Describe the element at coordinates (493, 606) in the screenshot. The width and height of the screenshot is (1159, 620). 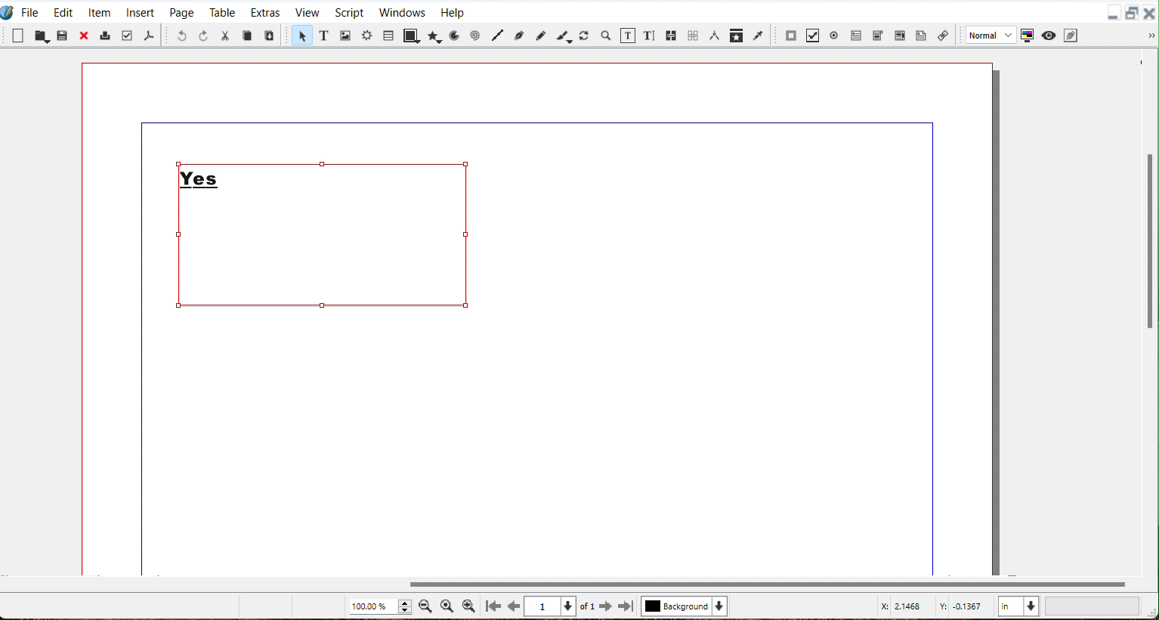
I see `Go to First Page` at that location.